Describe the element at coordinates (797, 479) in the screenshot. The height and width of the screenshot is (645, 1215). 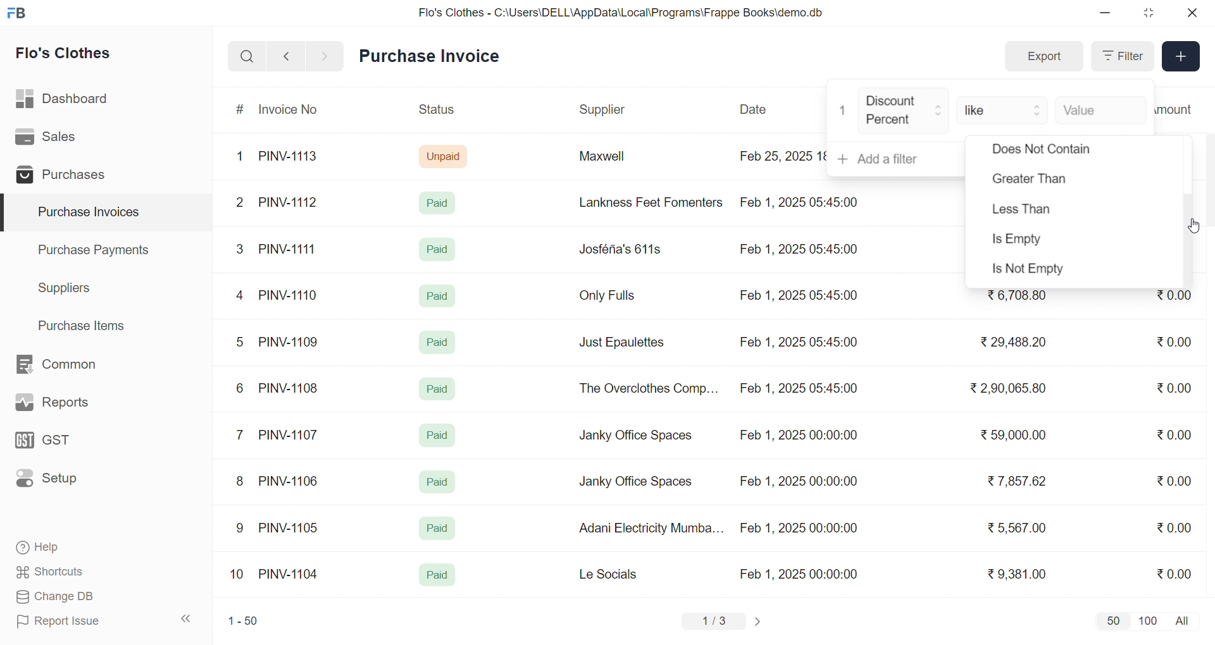
I see `Feb 1, 2025 00:00:00` at that location.